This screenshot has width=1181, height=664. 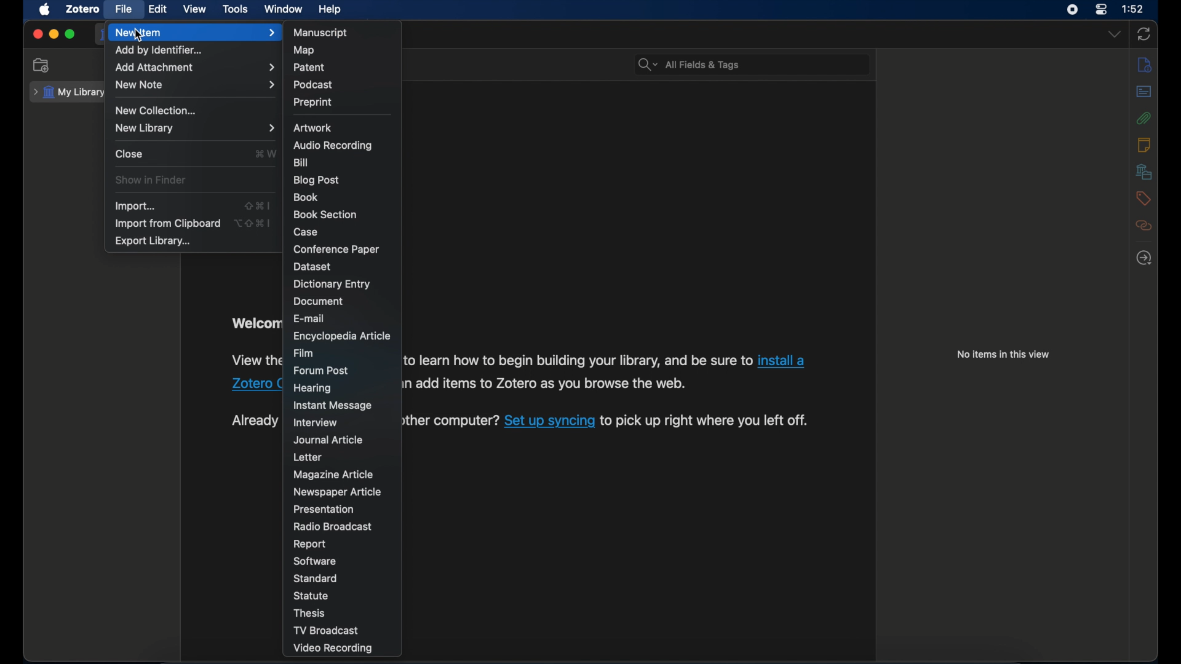 What do you see at coordinates (313, 102) in the screenshot?
I see `preprint` at bounding box center [313, 102].